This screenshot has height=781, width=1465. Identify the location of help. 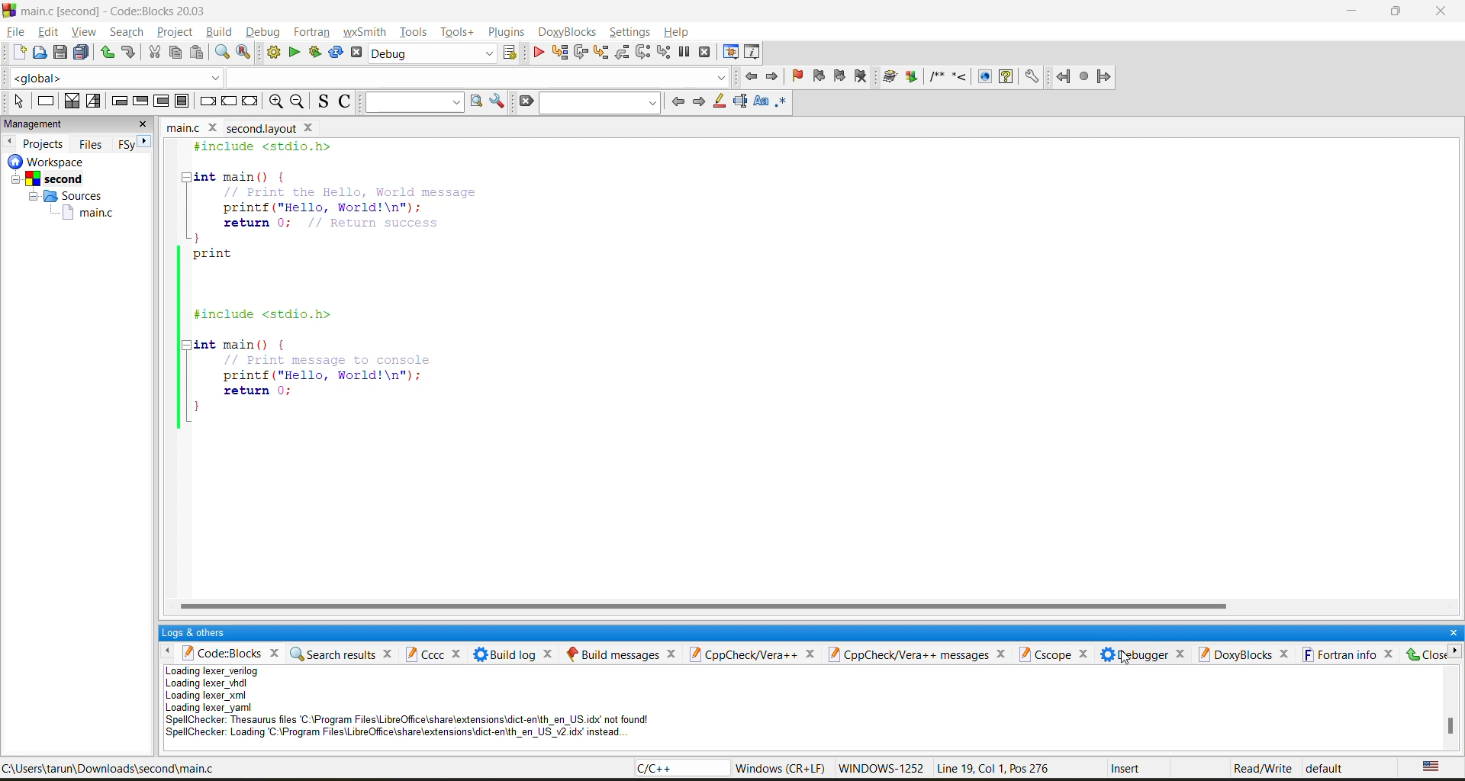
(681, 34).